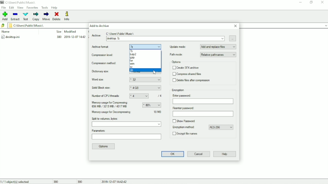 The width and height of the screenshot is (328, 184). Describe the element at coordinates (199, 154) in the screenshot. I see `Cancel` at that location.